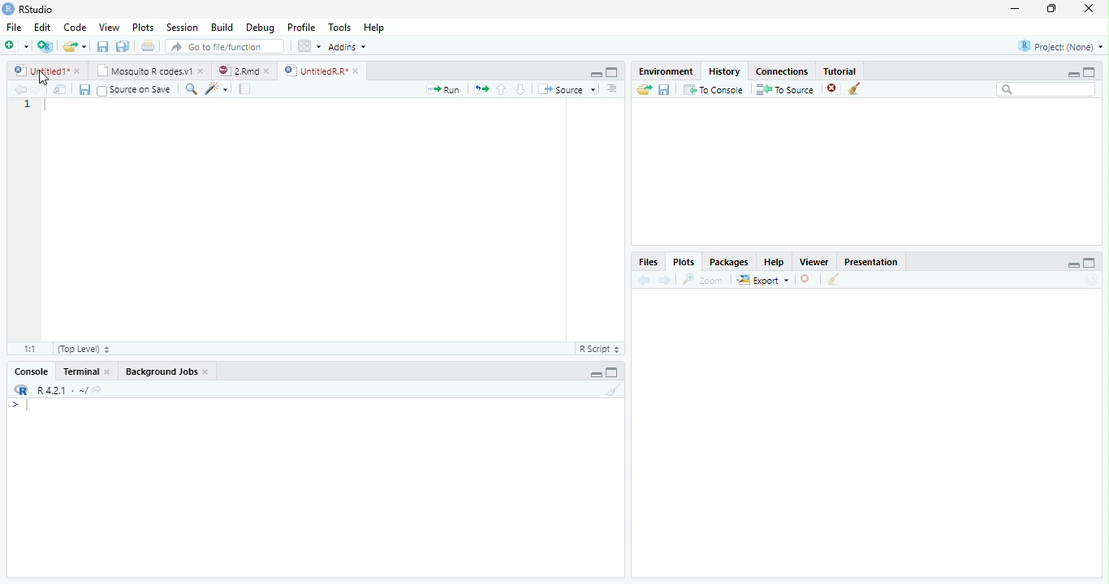  What do you see at coordinates (145, 26) in the screenshot?
I see `Plots` at bounding box center [145, 26].